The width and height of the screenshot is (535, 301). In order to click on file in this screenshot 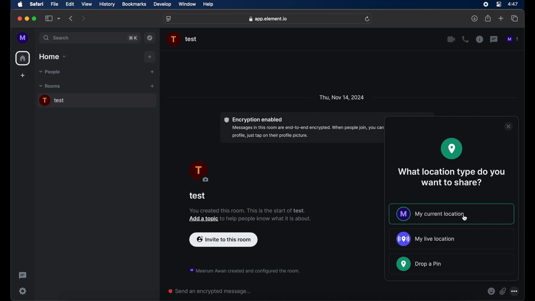, I will do `click(55, 4)`.